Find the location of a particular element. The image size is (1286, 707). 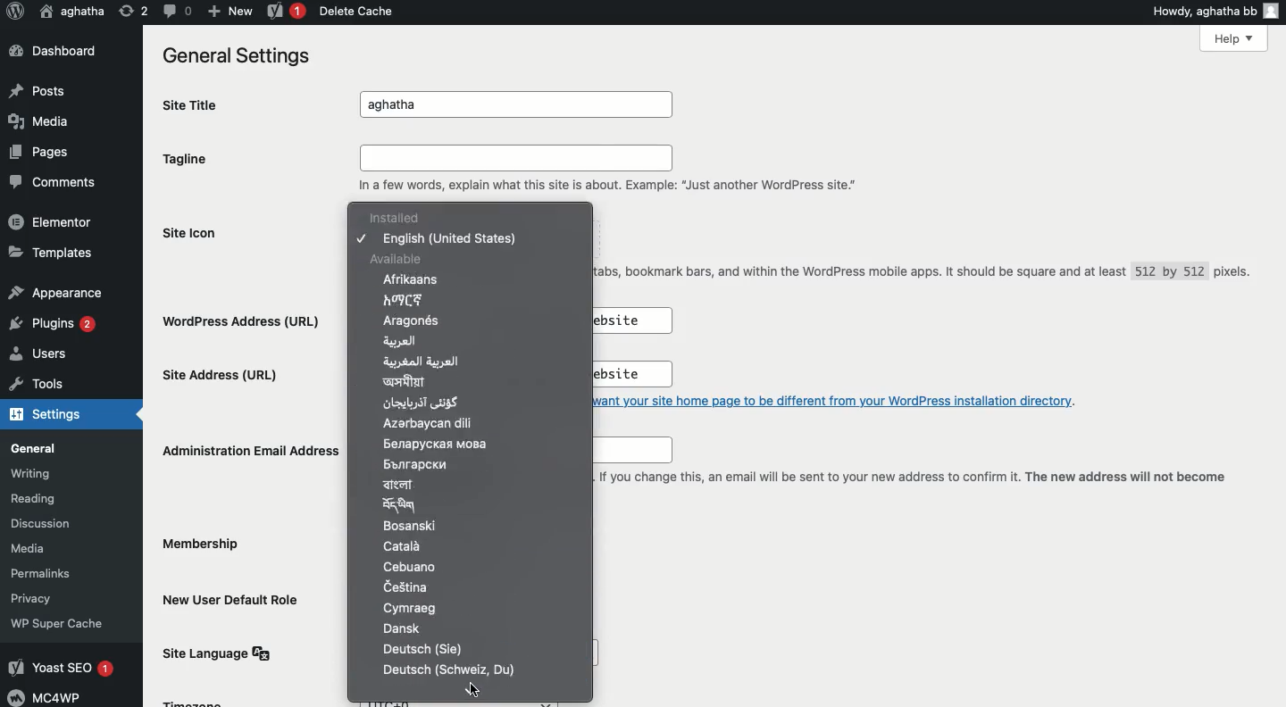

Help is located at coordinates (1235, 39).